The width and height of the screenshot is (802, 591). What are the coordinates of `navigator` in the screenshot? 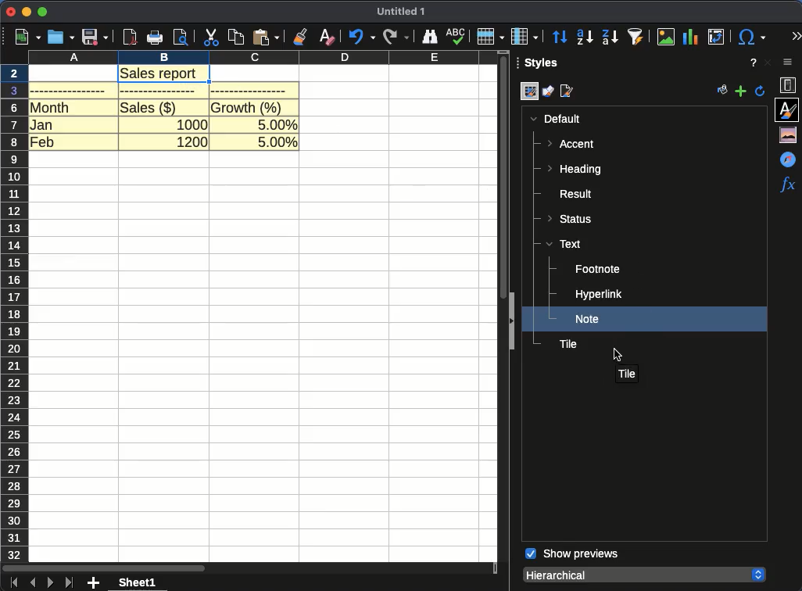 It's located at (790, 159).